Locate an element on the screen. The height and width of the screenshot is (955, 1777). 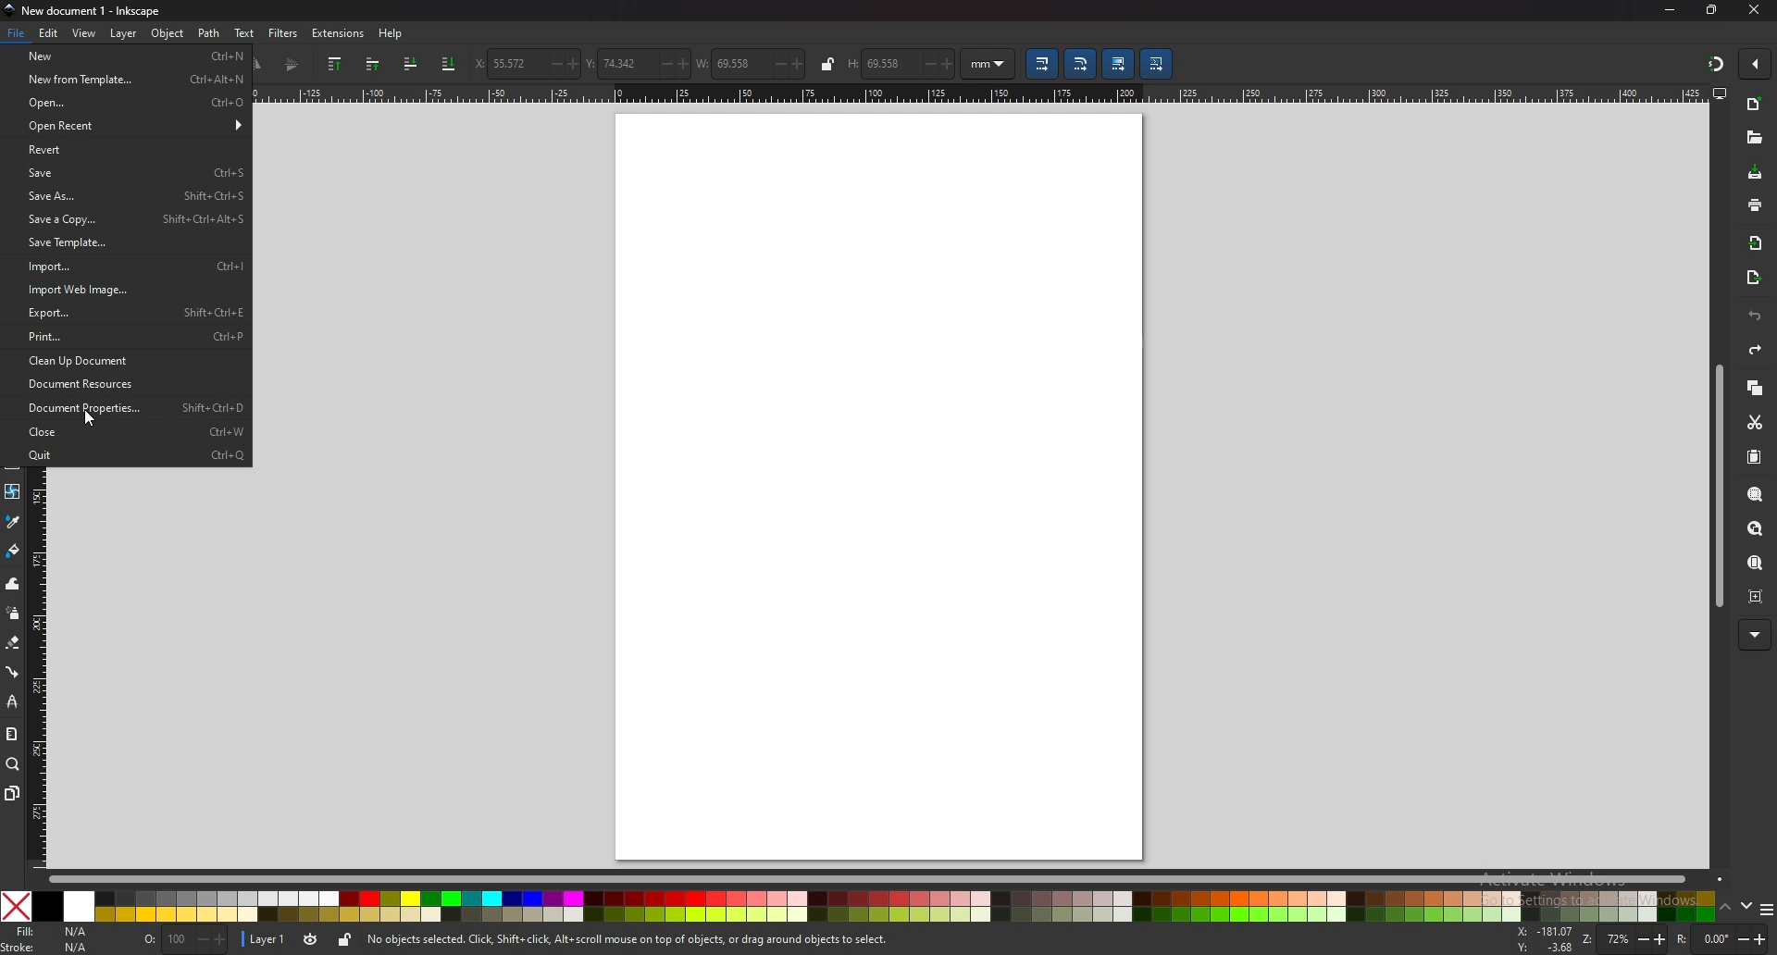
+ is located at coordinates (1764, 938).